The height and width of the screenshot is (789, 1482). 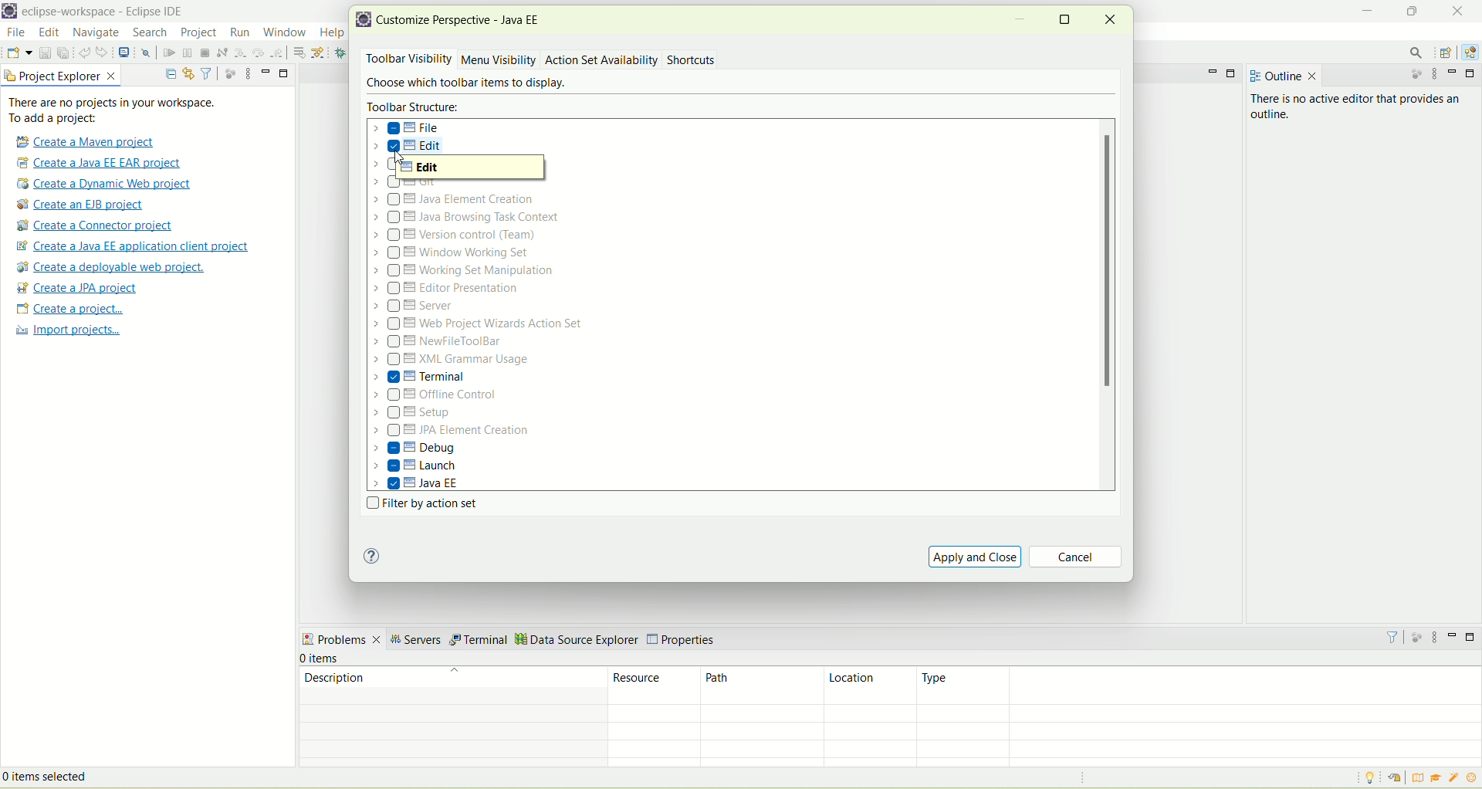 What do you see at coordinates (460, 235) in the screenshot?
I see `version control` at bounding box center [460, 235].